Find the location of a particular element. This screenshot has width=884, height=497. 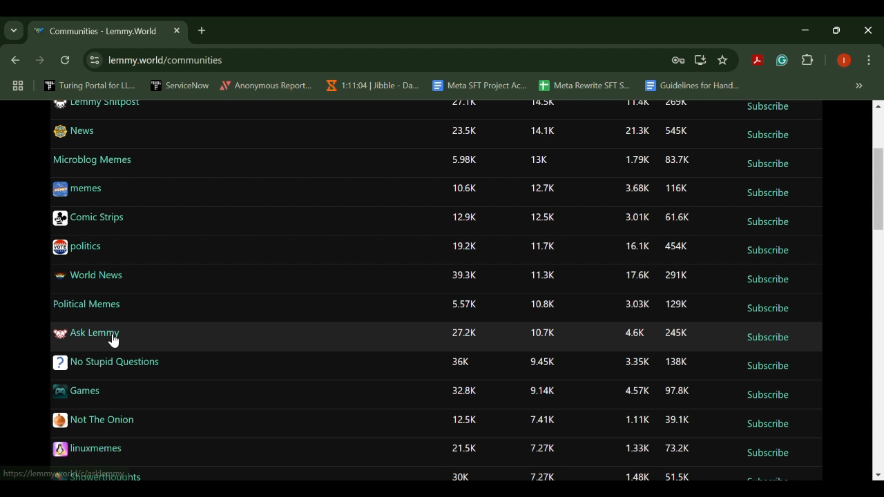

Meta Rewrite SFT S... is located at coordinates (585, 86).